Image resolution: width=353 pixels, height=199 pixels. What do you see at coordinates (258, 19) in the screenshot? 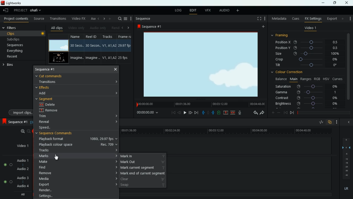
I see `full screen` at bounding box center [258, 19].